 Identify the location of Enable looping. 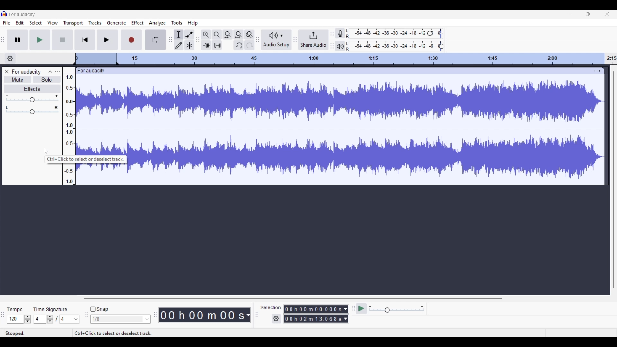
(156, 40).